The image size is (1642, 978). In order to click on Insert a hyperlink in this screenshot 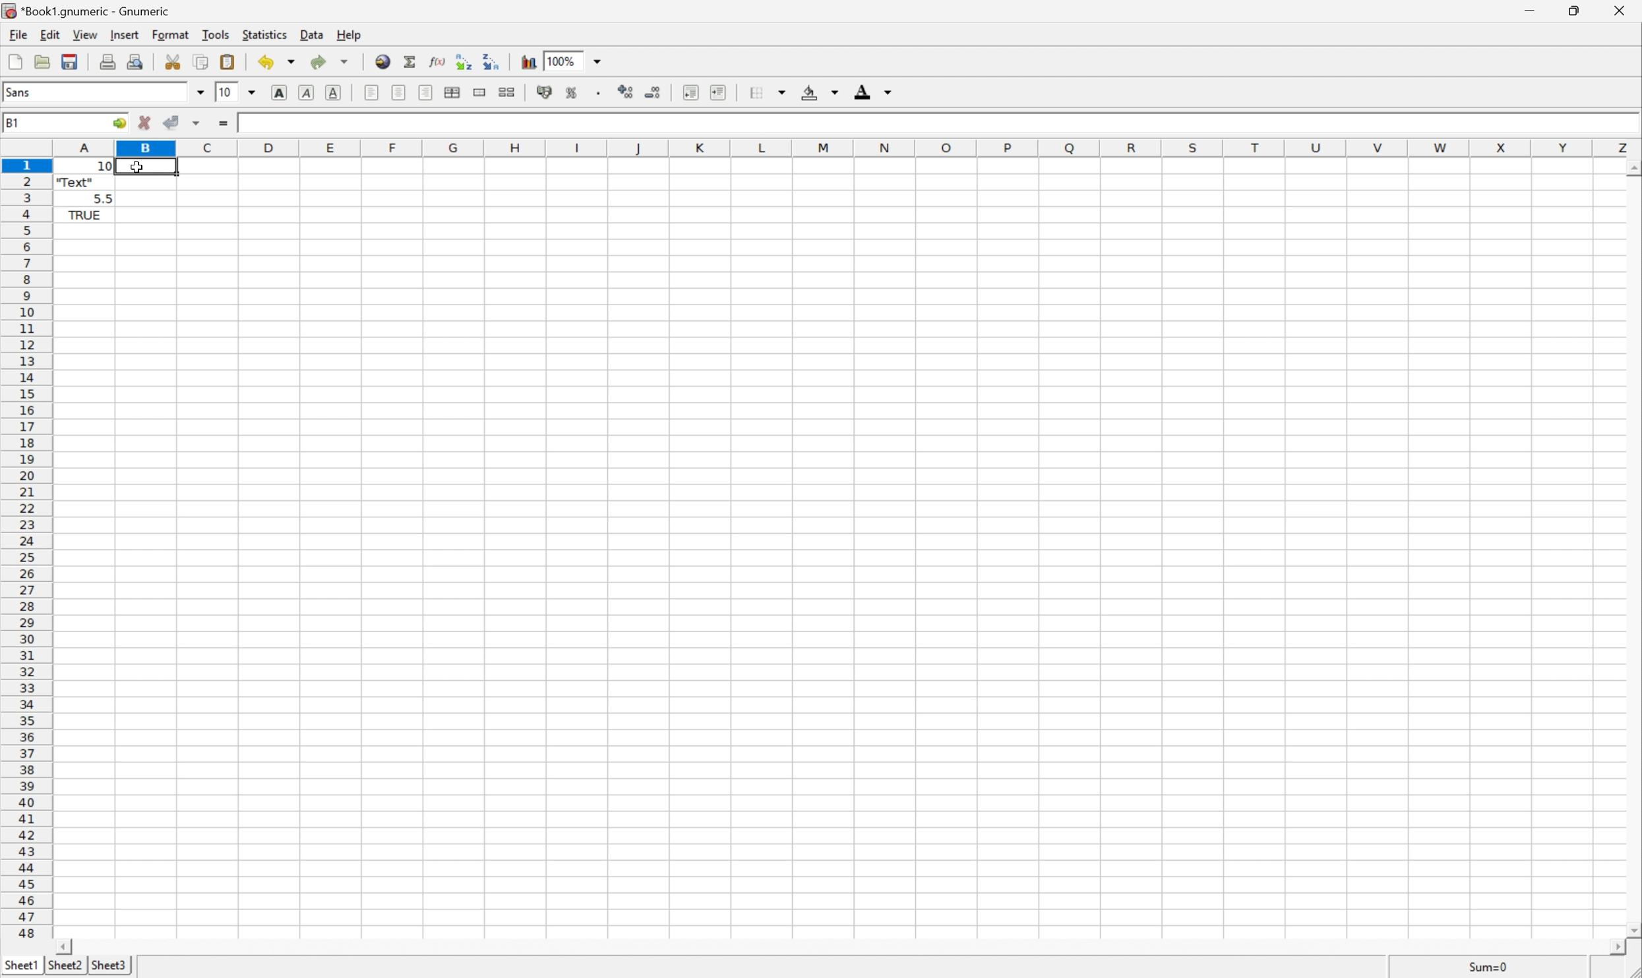, I will do `click(381, 61)`.